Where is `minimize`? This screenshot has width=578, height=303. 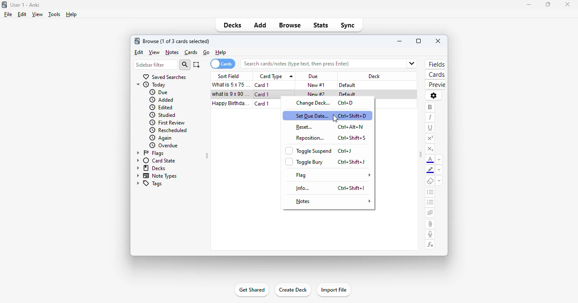
minimize is located at coordinates (400, 41).